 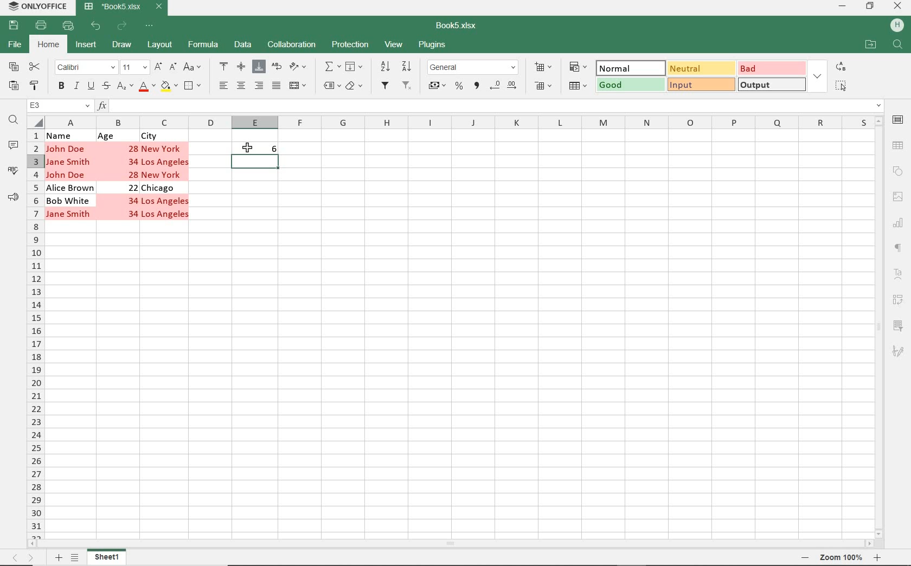 What do you see at coordinates (107, 558) in the screenshot?
I see `SHEET1` at bounding box center [107, 558].